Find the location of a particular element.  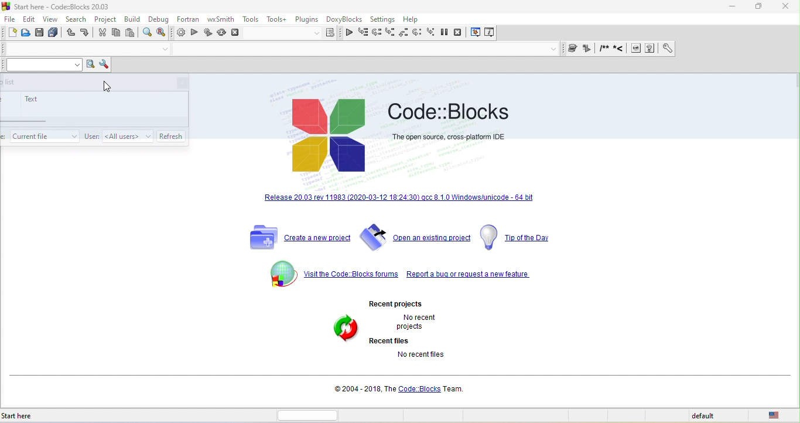

run search is located at coordinates (90, 65).